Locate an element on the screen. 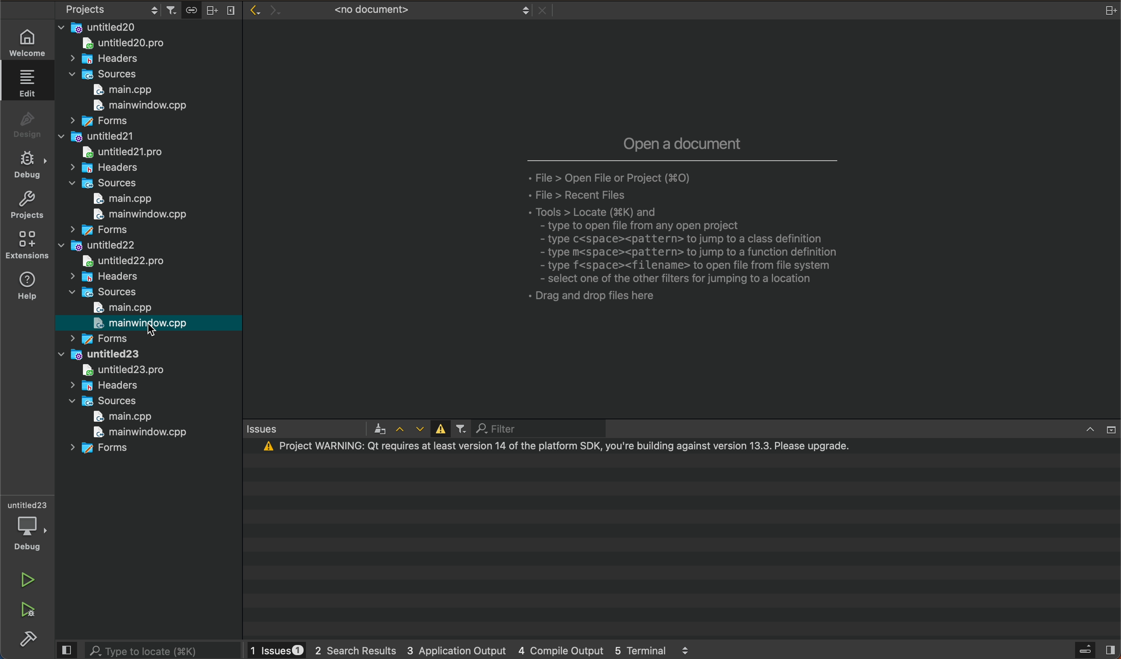 Image resolution: width=1121 pixels, height=659 pixels. previous is located at coordinates (253, 10).